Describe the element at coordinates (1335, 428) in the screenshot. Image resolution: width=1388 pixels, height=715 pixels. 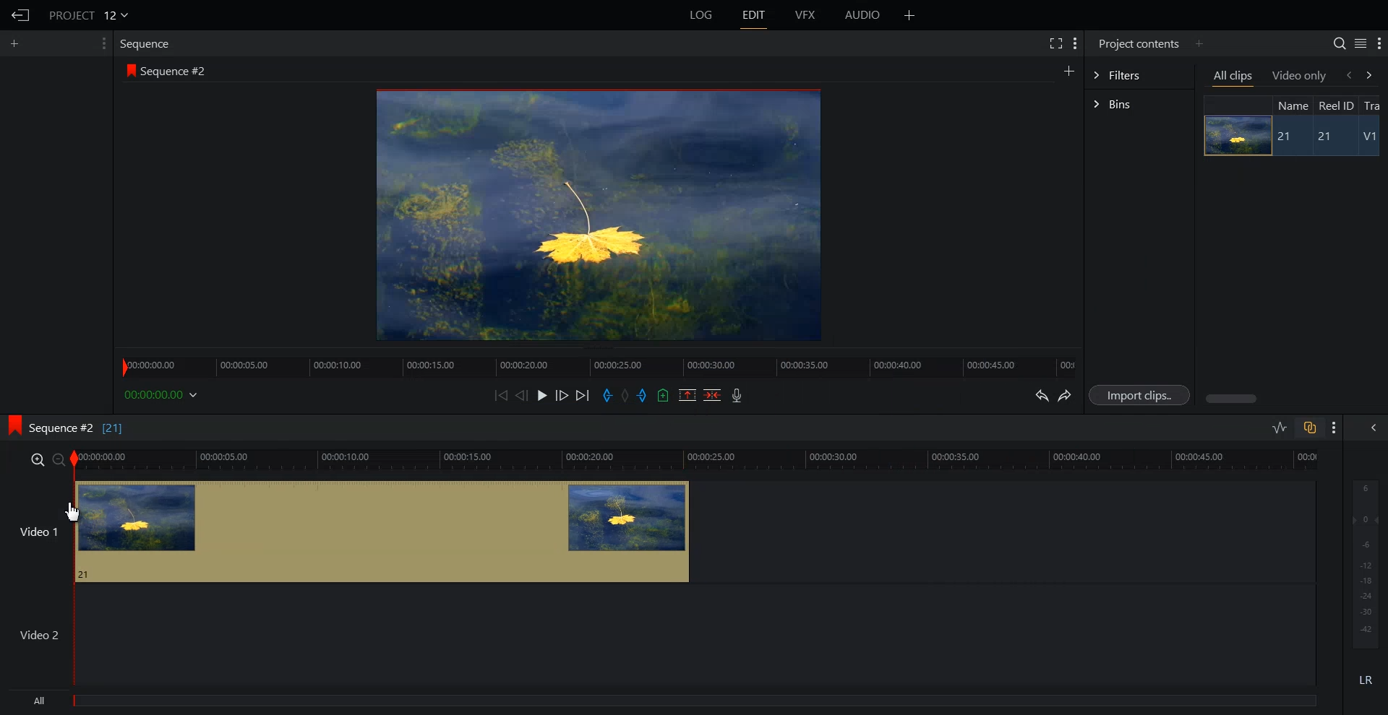
I see `Show setting menu` at that location.